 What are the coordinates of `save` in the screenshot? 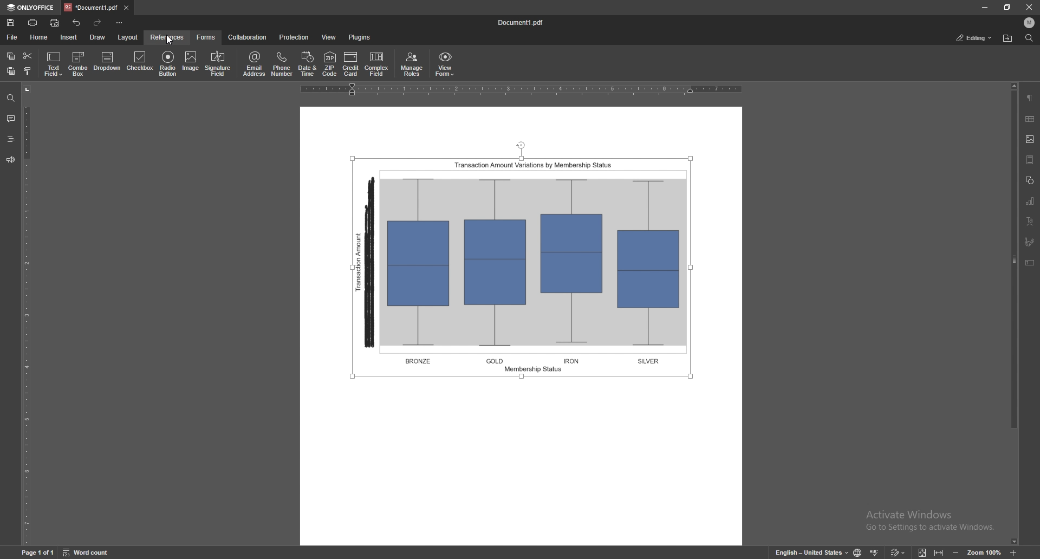 It's located at (11, 23).